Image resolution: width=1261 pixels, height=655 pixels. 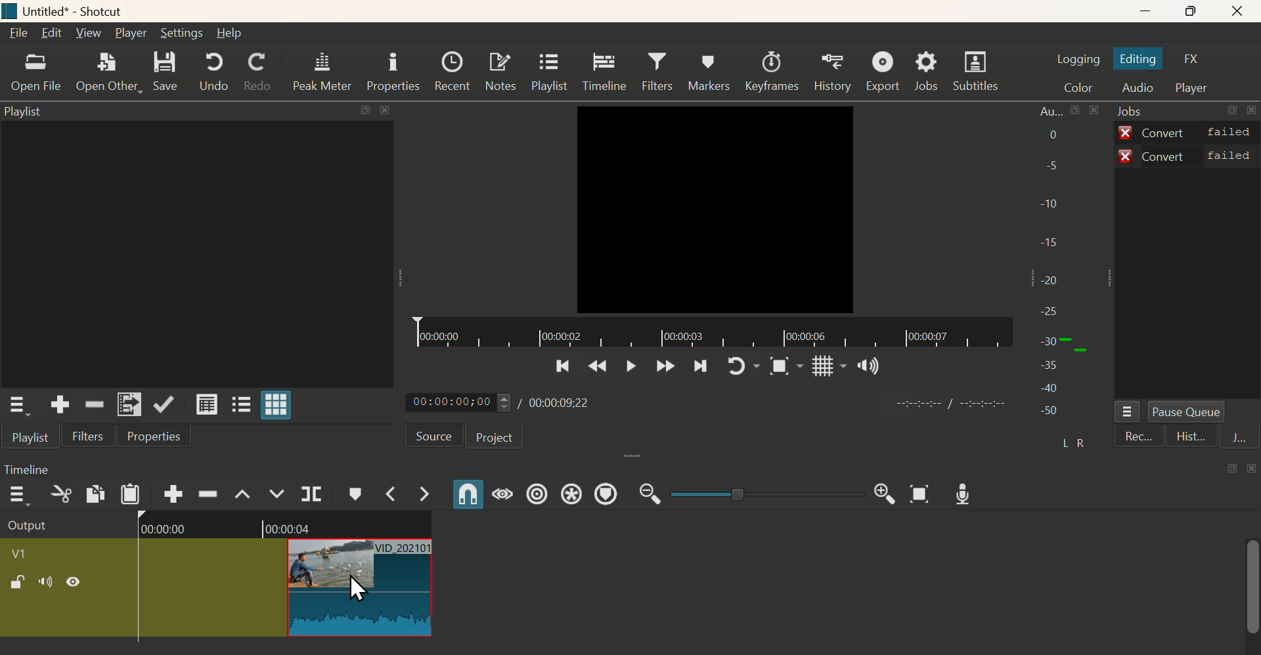 What do you see at coordinates (535, 494) in the screenshot?
I see `` at bounding box center [535, 494].